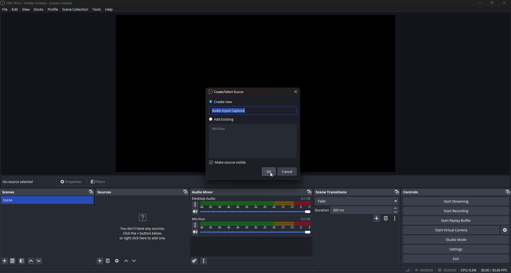  What do you see at coordinates (396, 212) in the screenshot?
I see `decrease duration` at bounding box center [396, 212].